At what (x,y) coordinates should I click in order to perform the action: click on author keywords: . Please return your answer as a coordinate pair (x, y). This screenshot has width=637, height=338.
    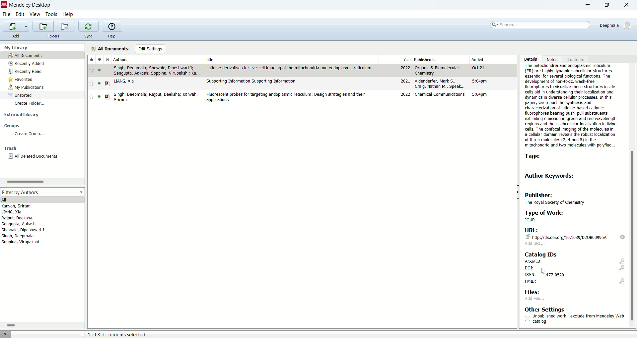
    Looking at the image, I should click on (551, 176).